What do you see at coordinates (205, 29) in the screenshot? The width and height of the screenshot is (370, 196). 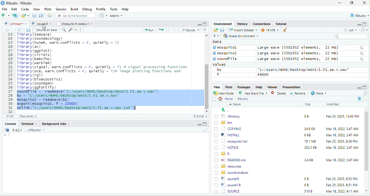 I see `sort` at bounding box center [205, 29].